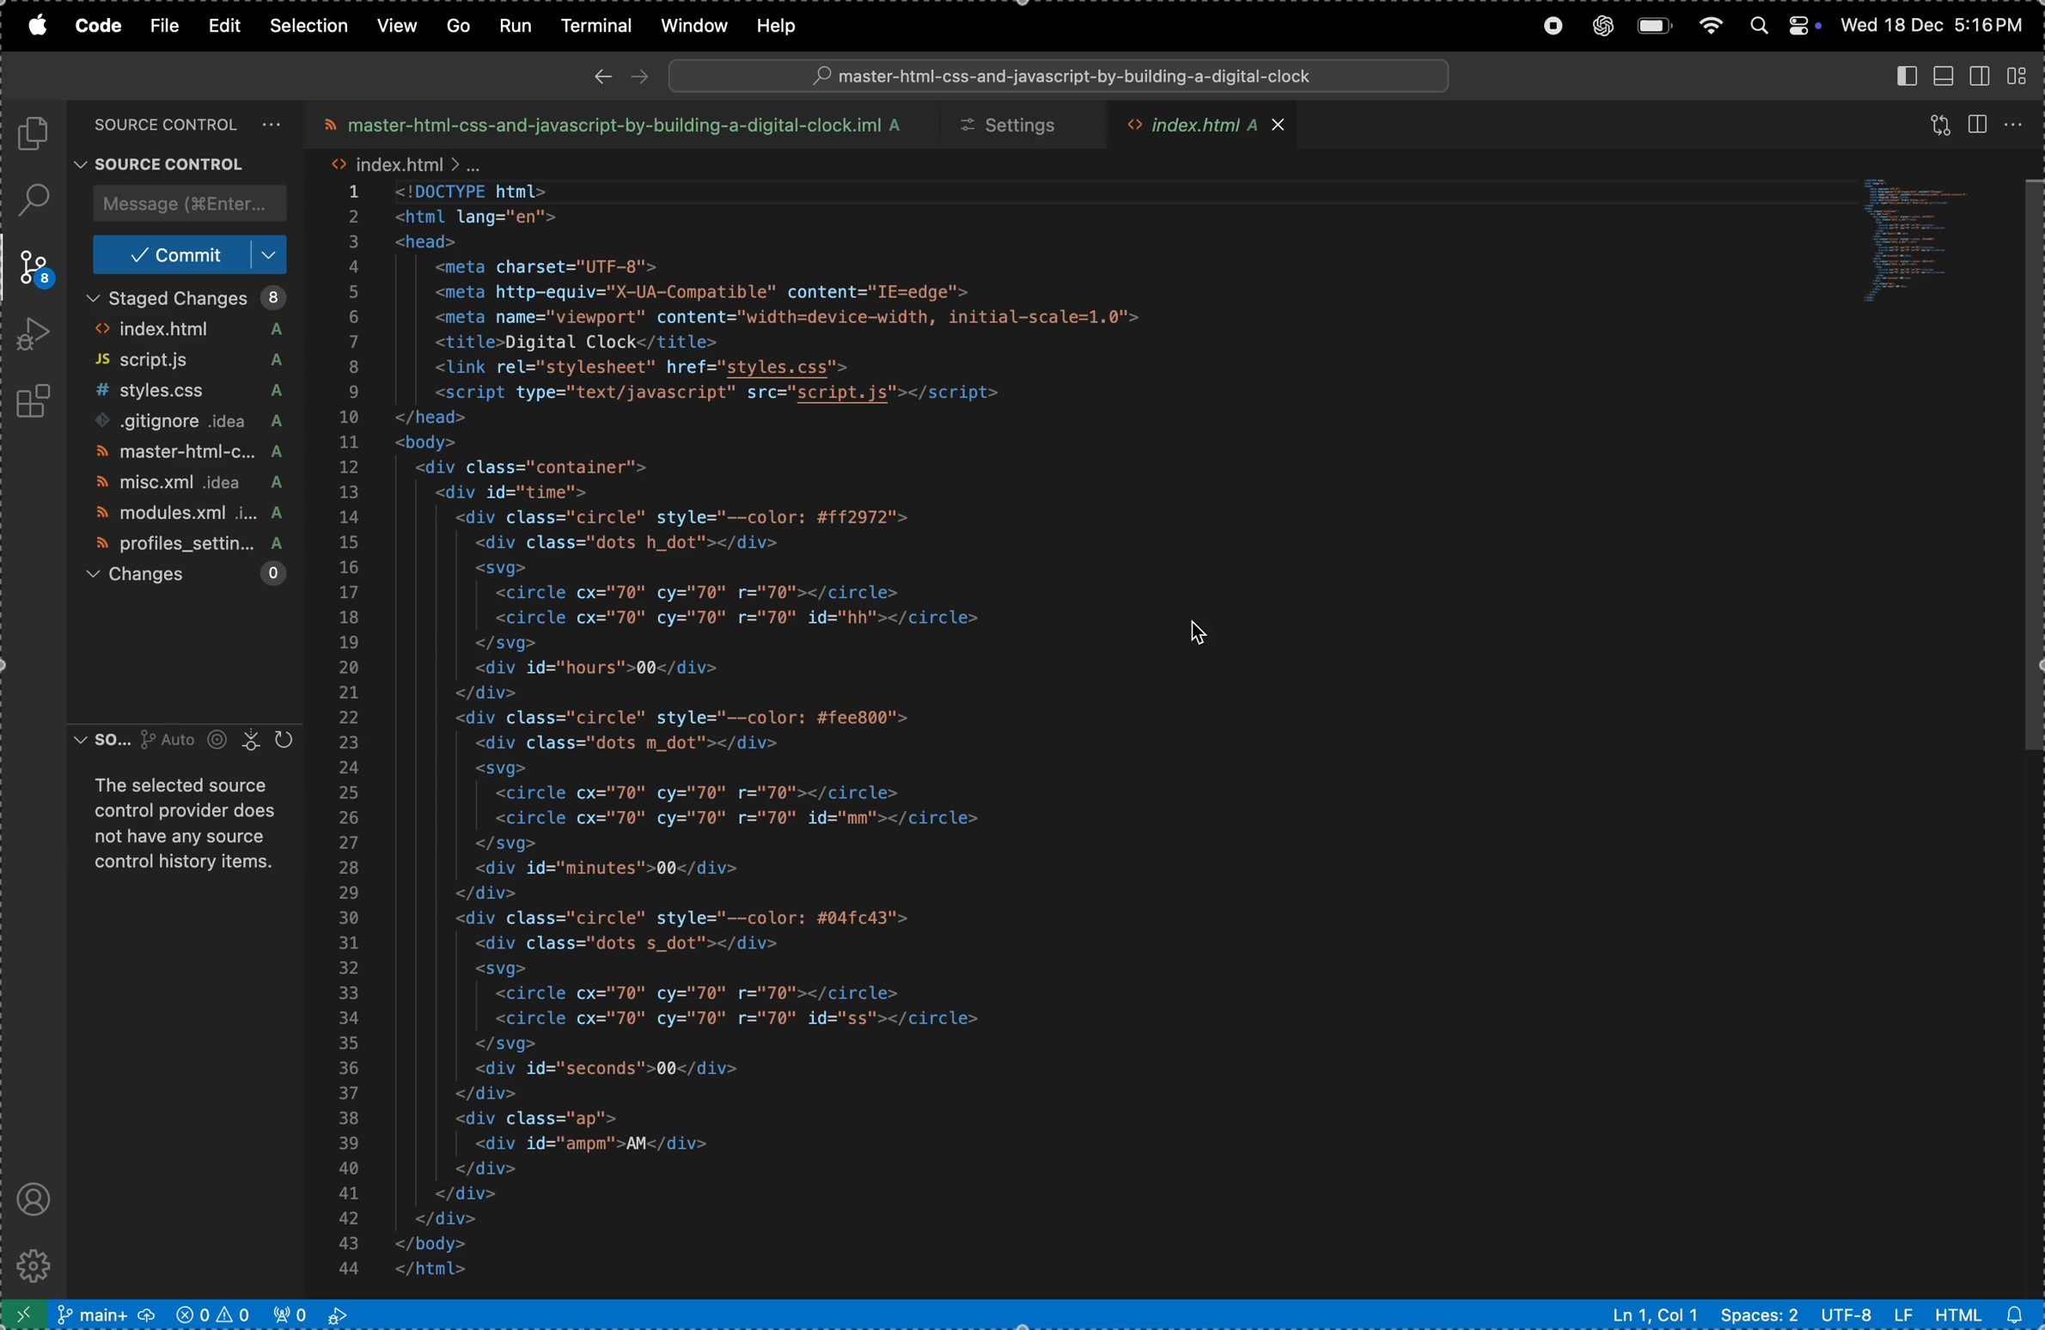 The image size is (2045, 1330). Describe the element at coordinates (312, 23) in the screenshot. I see `slection` at that location.